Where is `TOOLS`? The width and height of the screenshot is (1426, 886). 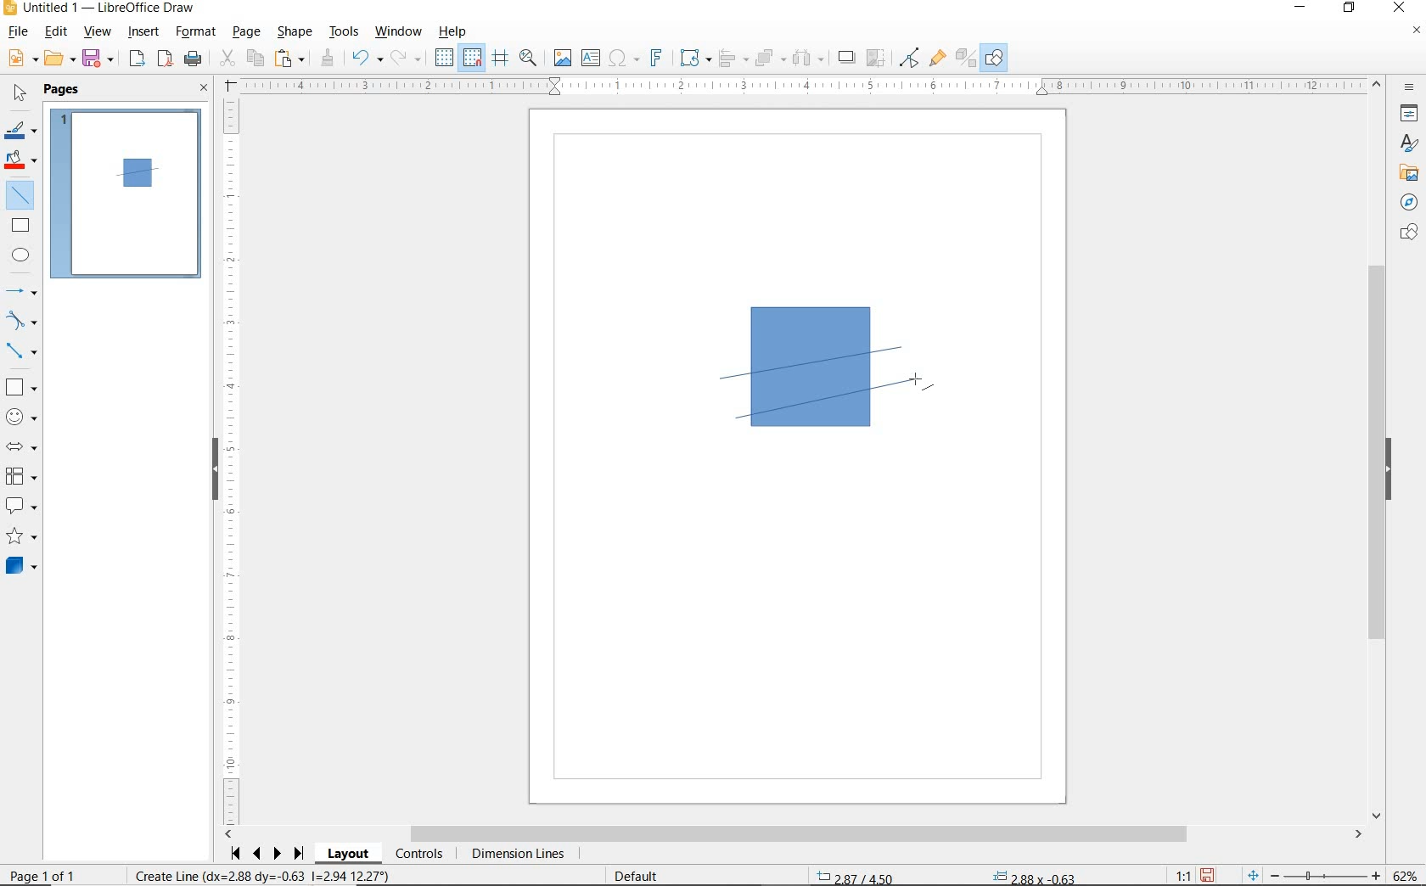 TOOLS is located at coordinates (345, 33).